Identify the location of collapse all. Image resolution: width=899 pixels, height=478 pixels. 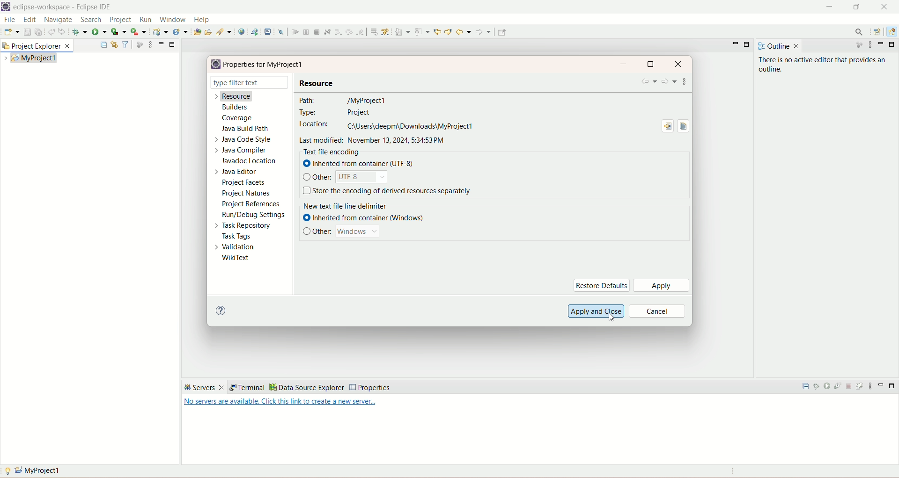
(103, 43).